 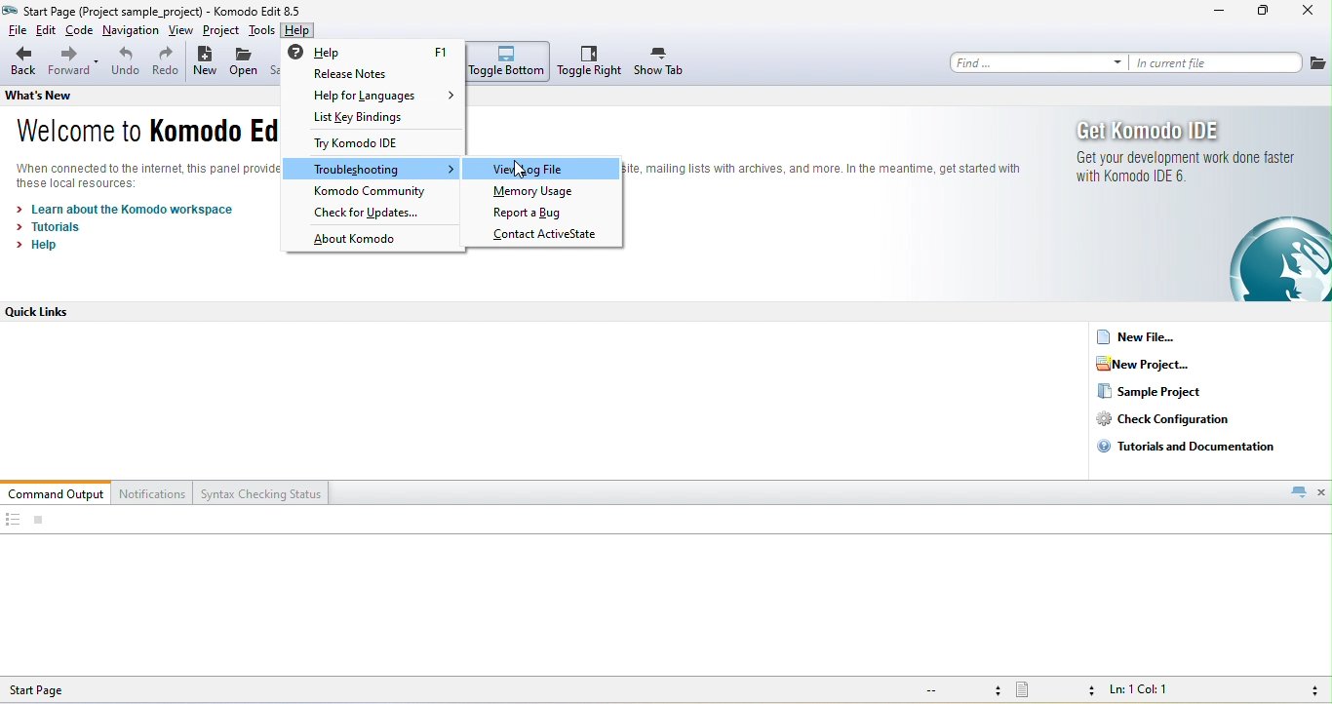 I want to click on file encoding, so click(x=960, y=690).